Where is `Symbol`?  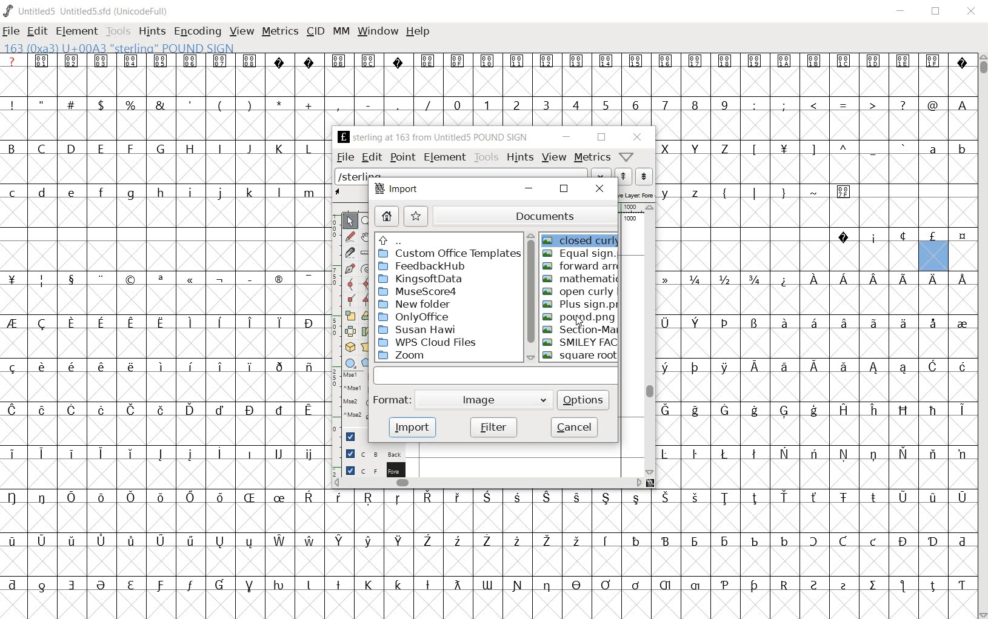 Symbol is located at coordinates (398, 498).